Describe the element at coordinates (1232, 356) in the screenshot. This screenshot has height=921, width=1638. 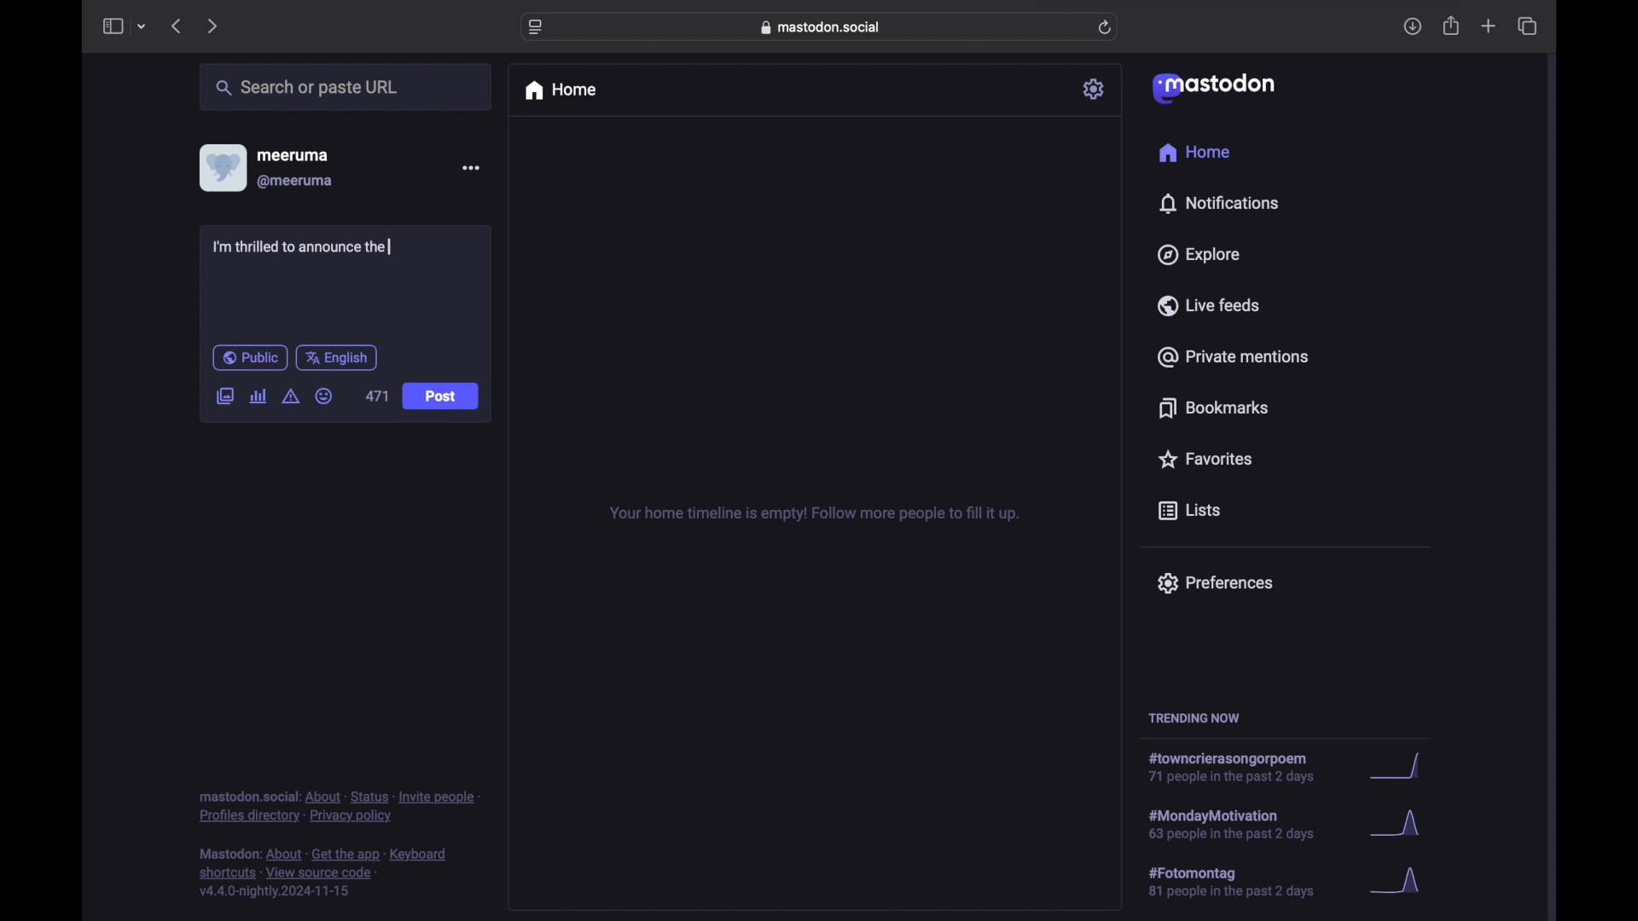
I see `private mentions` at that location.